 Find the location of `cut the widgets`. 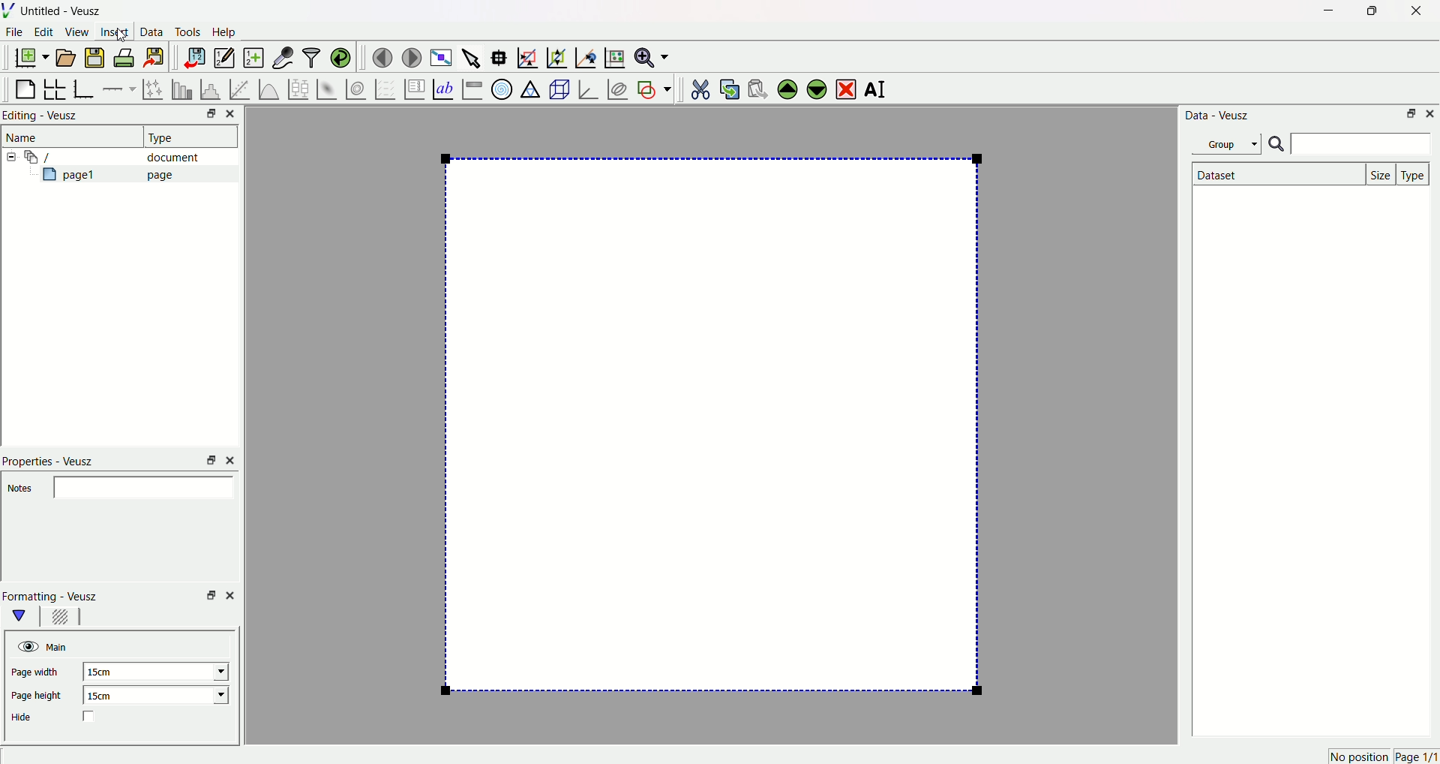

cut the widgets is located at coordinates (700, 87).